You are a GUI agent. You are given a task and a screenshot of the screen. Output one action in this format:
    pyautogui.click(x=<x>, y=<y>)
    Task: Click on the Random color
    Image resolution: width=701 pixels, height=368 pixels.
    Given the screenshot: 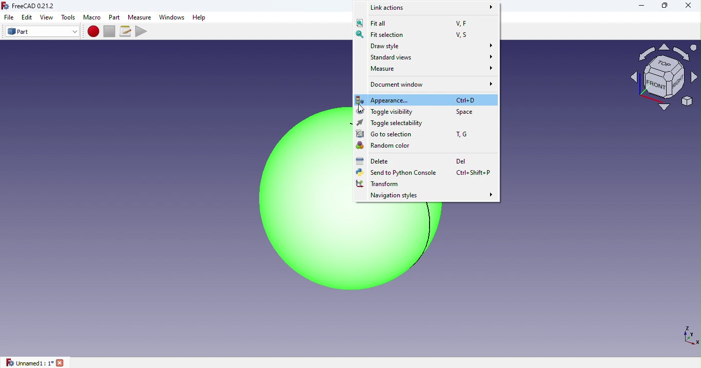 What is the action you would take?
    pyautogui.click(x=390, y=147)
    